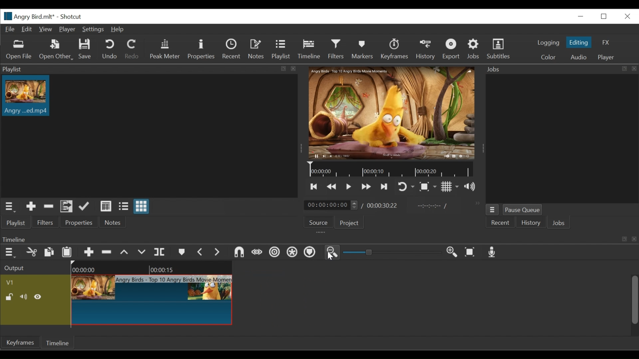 The width and height of the screenshot is (639, 359). Describe the element at coordinates (31, 252) in the screenshot. I see `Cut` at that location.